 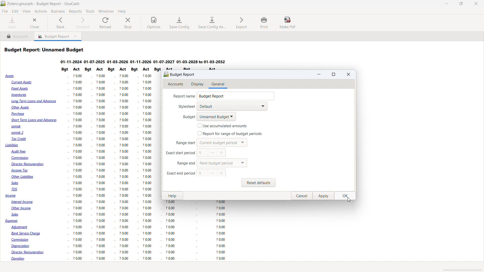 What do you see at coordinates (447, 4) in the screenshot?
I see `minimize` at bounding box center [447, 4].